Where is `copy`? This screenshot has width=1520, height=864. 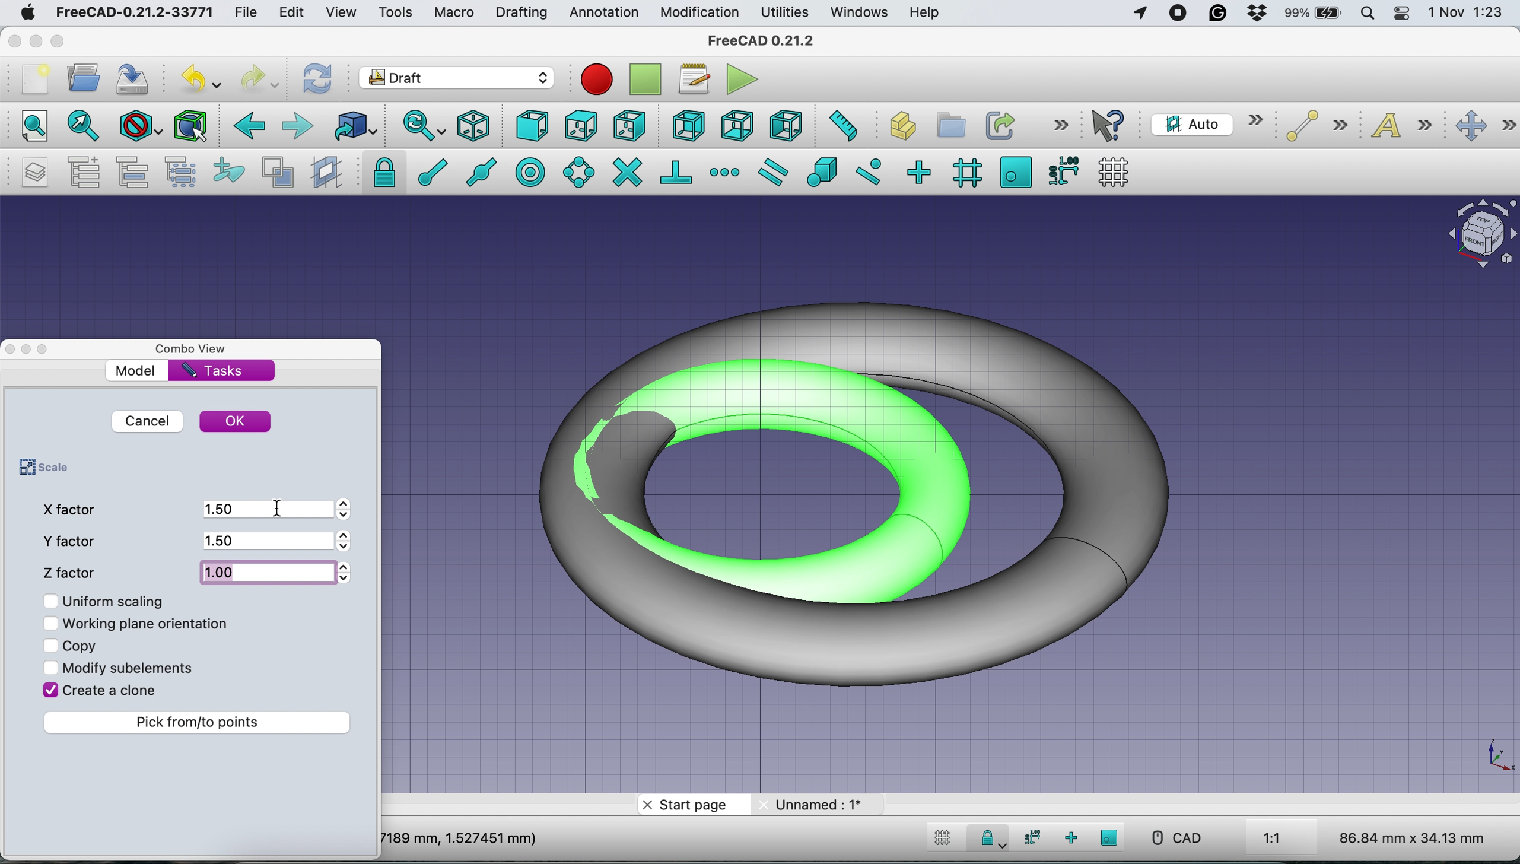
copy is located at coordinates (82, 643).